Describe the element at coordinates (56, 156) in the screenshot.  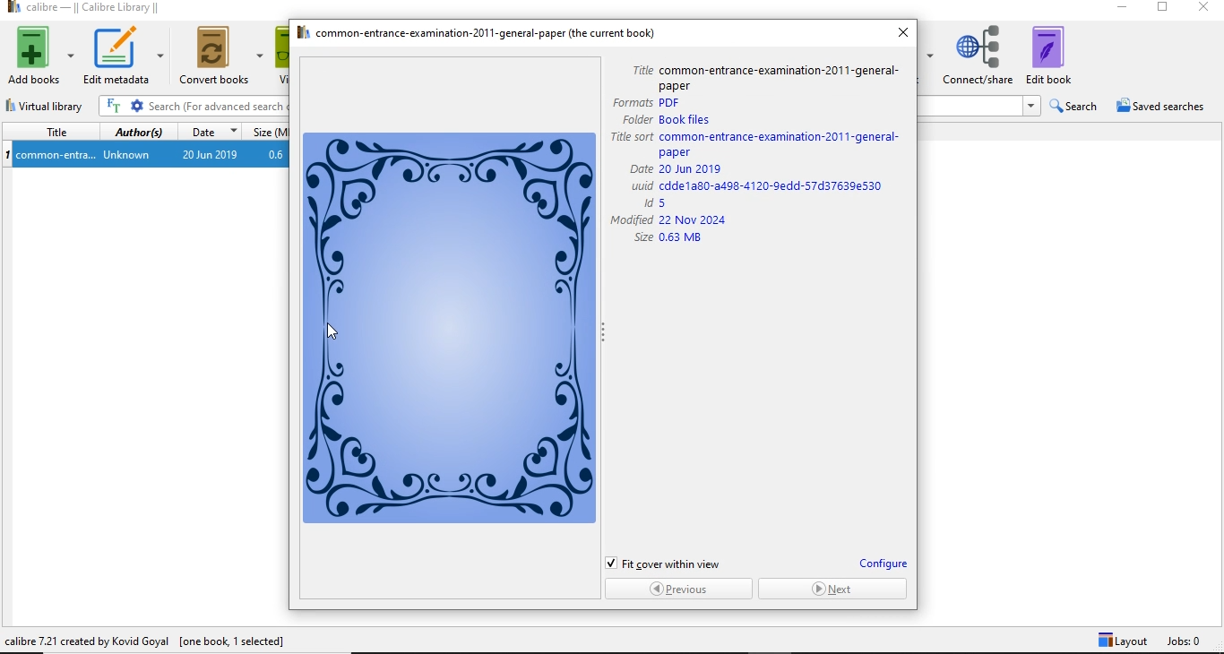
I see `common-entra...` at that location.